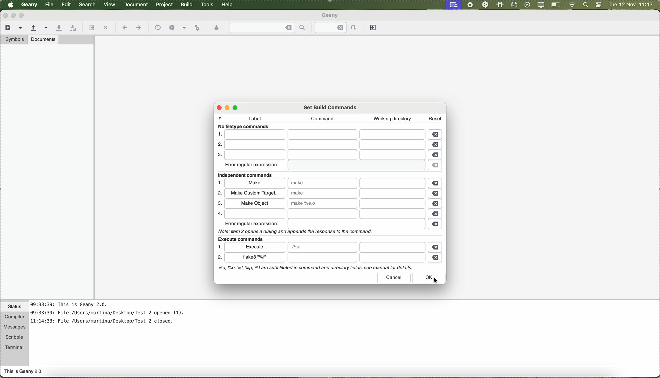  I want to click on command, so click(321, 118).